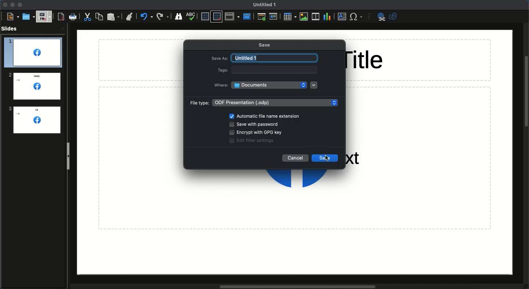  What do you see at coordinates (114, 17) in the screenshot?
I see `Paste` at bounding box center [114, 17].